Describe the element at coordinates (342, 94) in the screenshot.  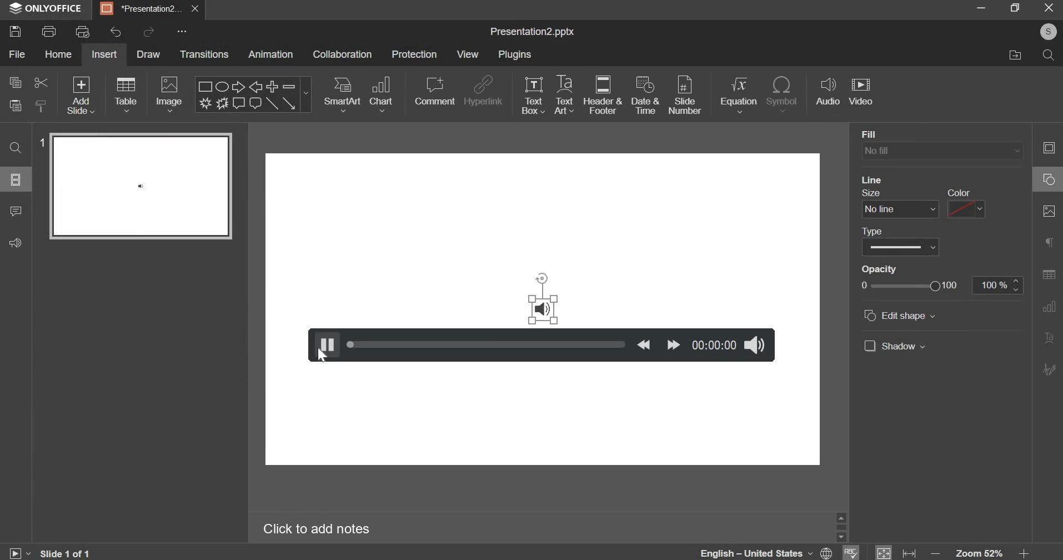
I see `smartart` at that location.